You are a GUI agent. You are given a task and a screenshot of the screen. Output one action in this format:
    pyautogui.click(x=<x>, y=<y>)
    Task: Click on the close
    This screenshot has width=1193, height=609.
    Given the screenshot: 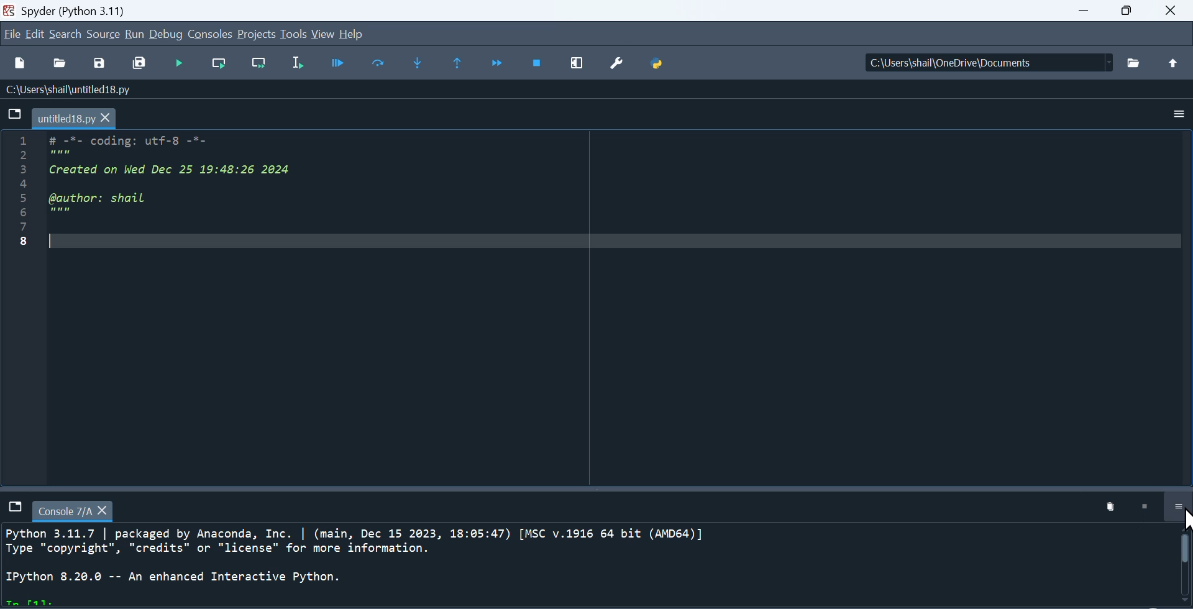 What is the action you would take?
    pyautogui.click(x=1172, y=11)
    